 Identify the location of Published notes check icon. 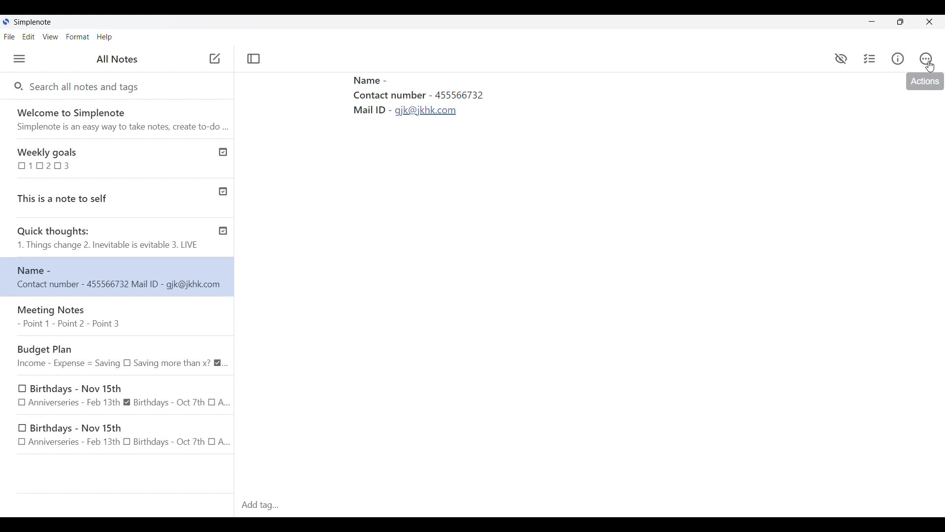
(223, 190).